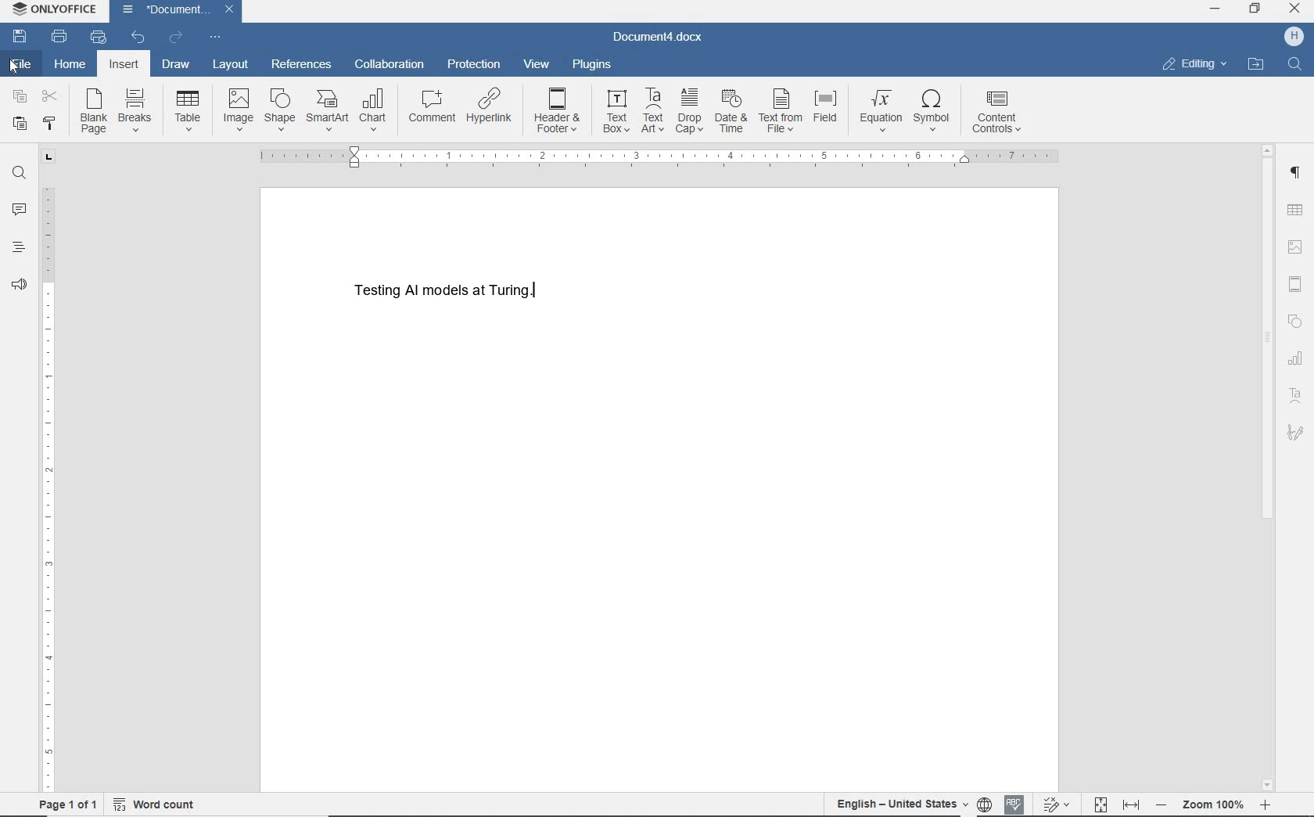 This screenshot has width=1314, height=817. What do you see at coordinates (1297, 173) in the screenshot?
I see `paragraph settings` at bounding box center [1297, 173].